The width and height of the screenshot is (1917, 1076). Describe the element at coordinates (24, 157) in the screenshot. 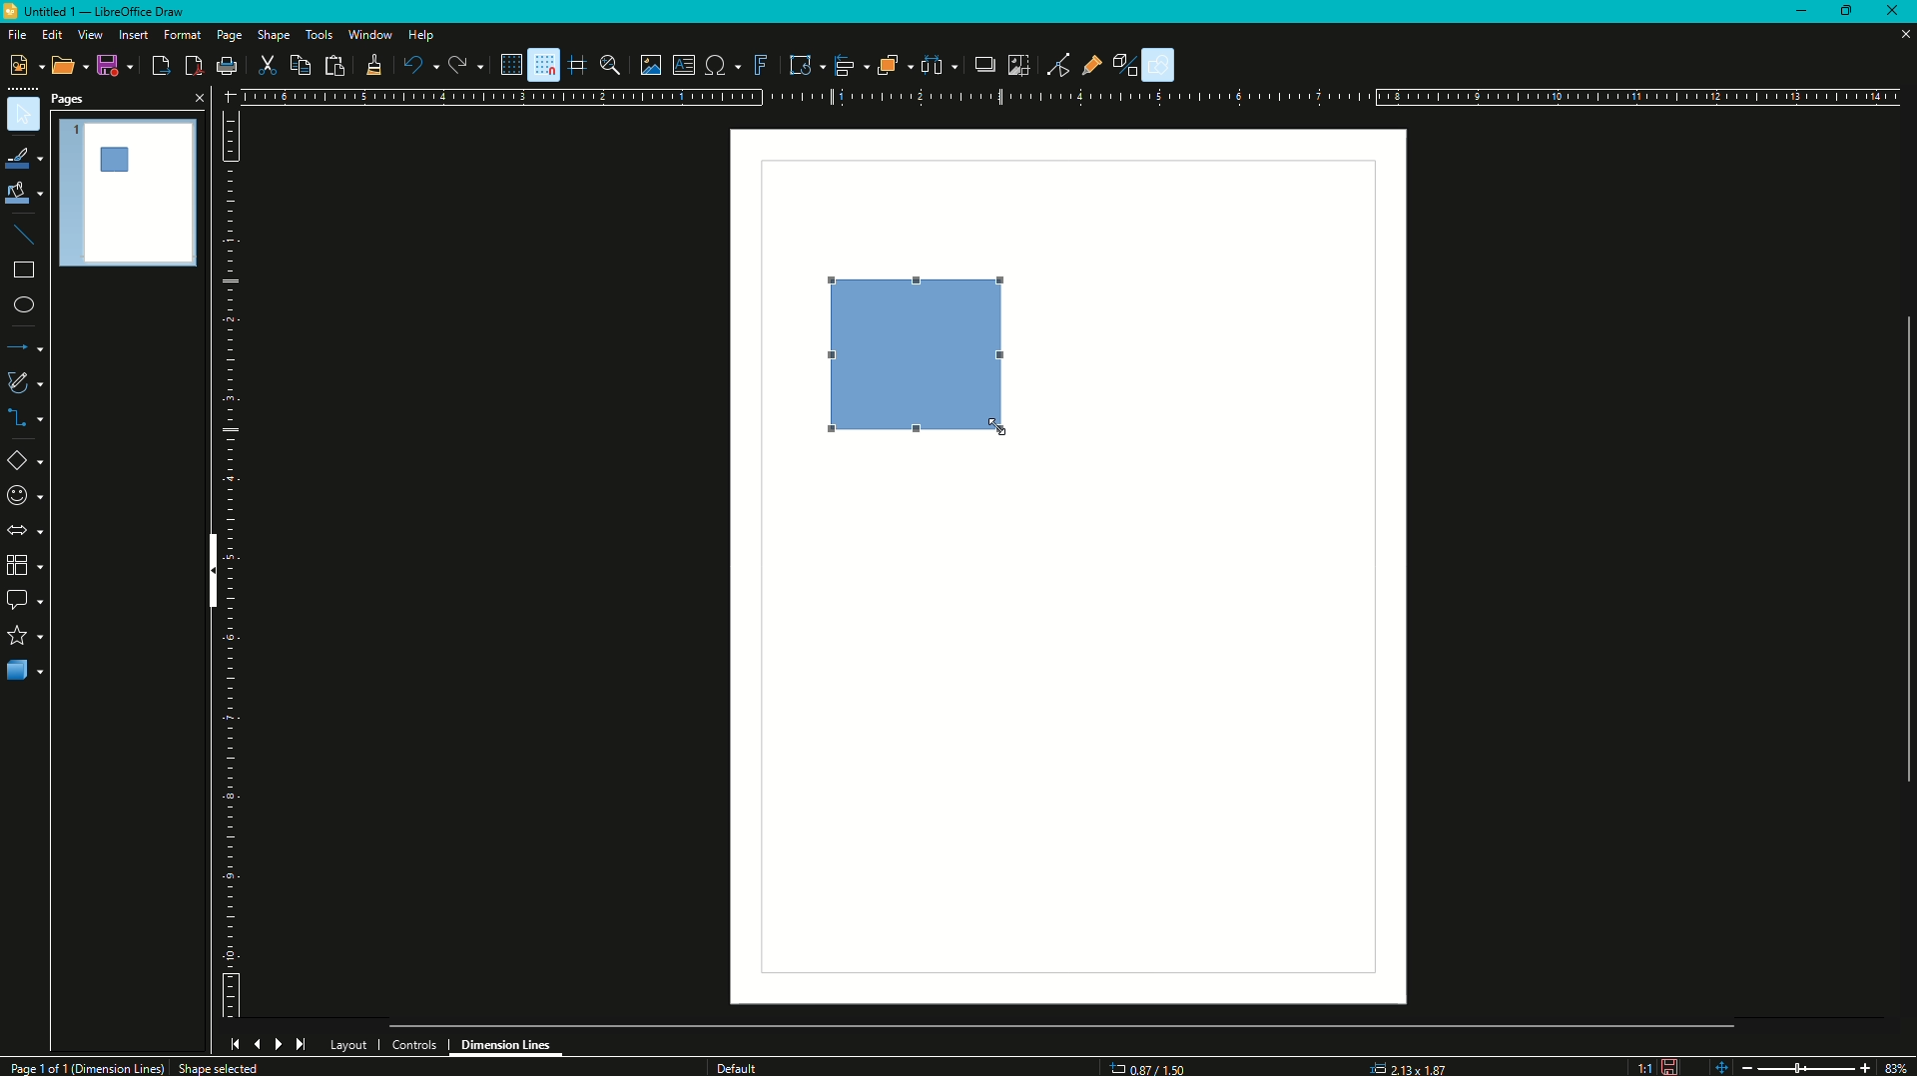

I see `Line Color` at that location.